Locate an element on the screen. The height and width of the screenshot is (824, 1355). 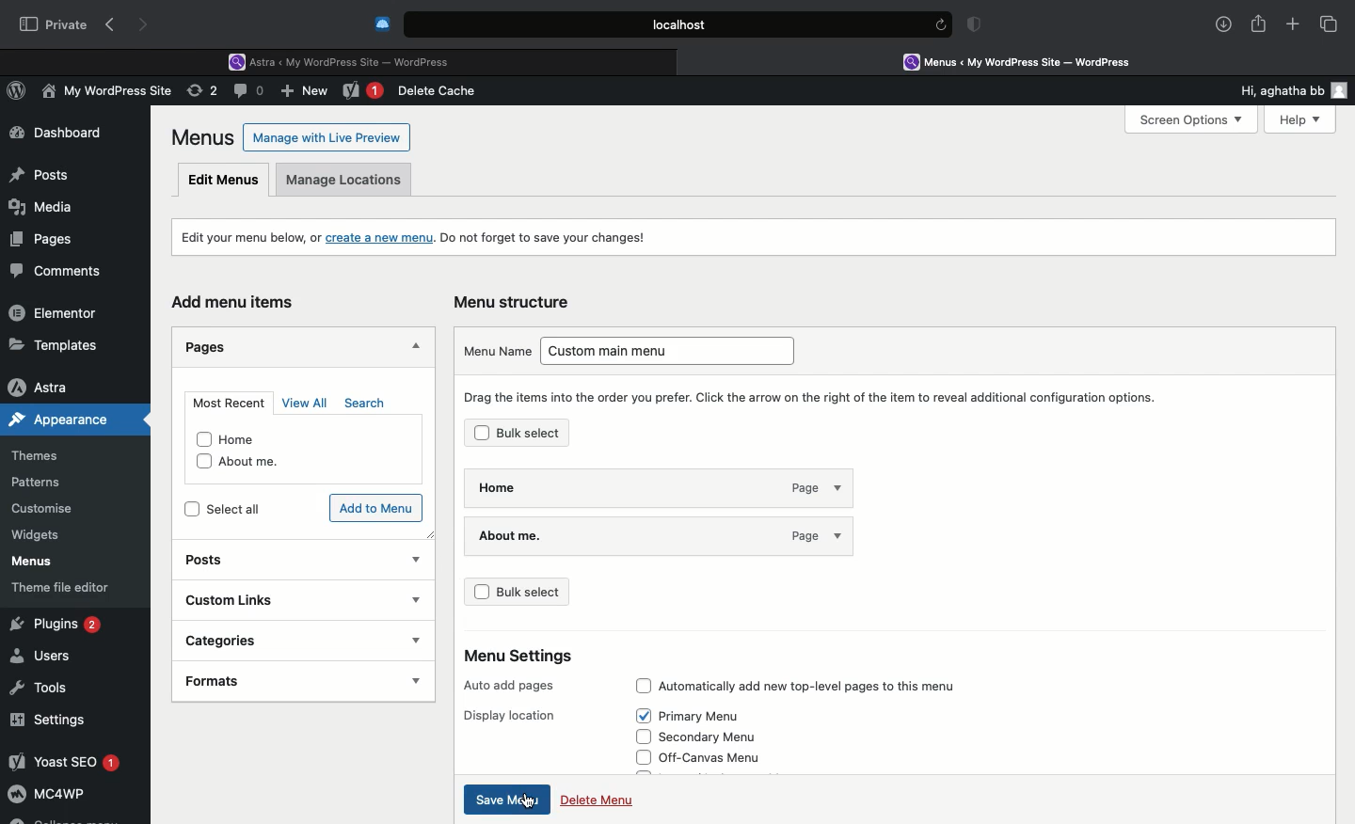
My WordPress Site is located at coordinates (104, 94).